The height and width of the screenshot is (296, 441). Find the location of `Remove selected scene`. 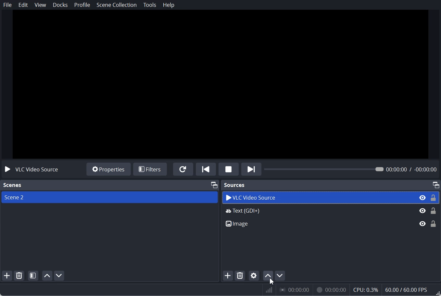

Remove selected scene is located at coordinates (19, 276).